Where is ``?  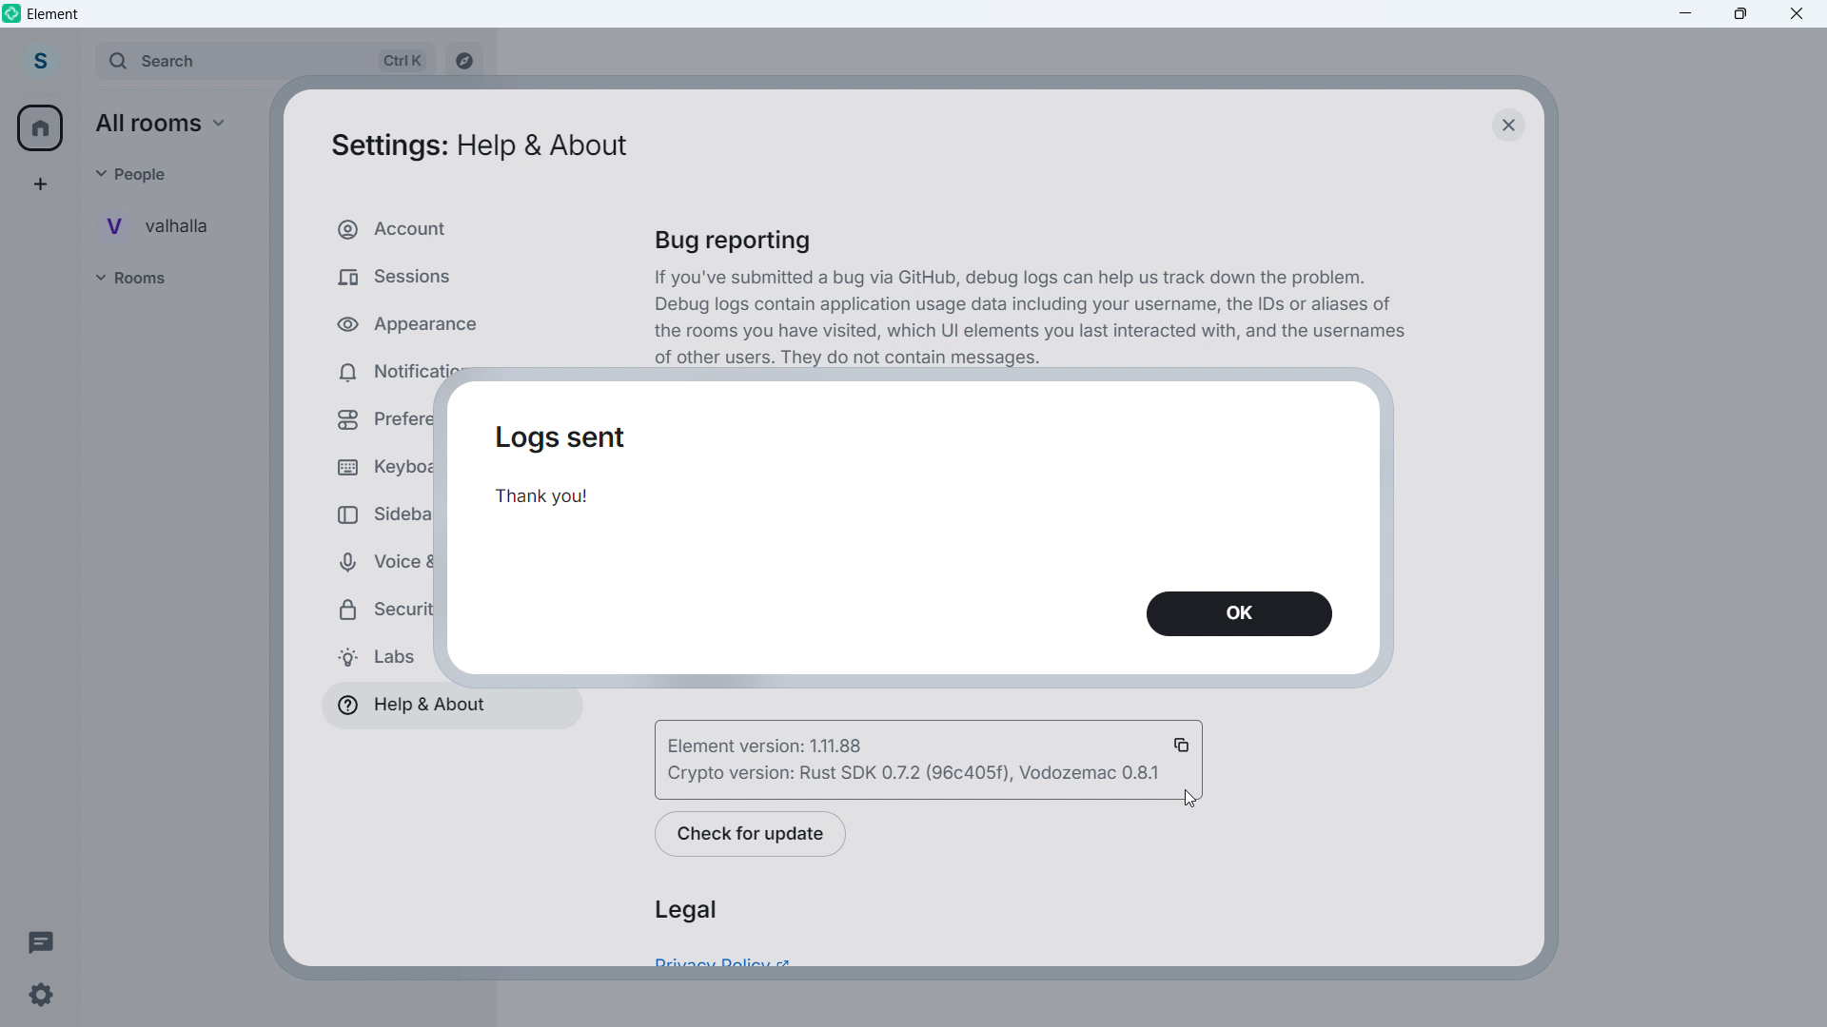
 is located at coordinates (140, 173).